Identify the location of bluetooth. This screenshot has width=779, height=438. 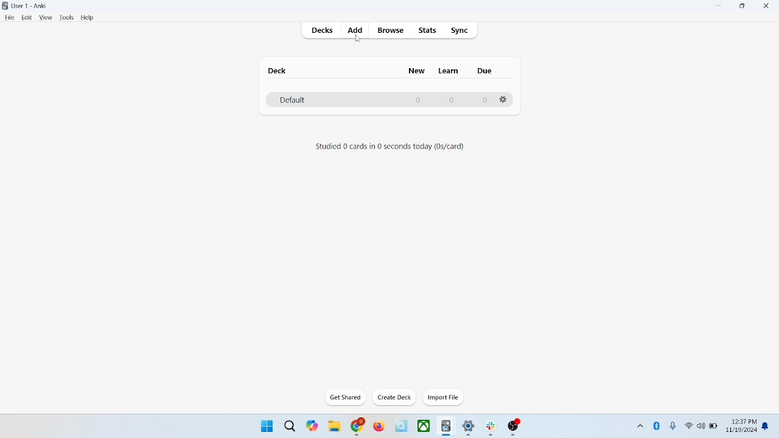
(657, 425).